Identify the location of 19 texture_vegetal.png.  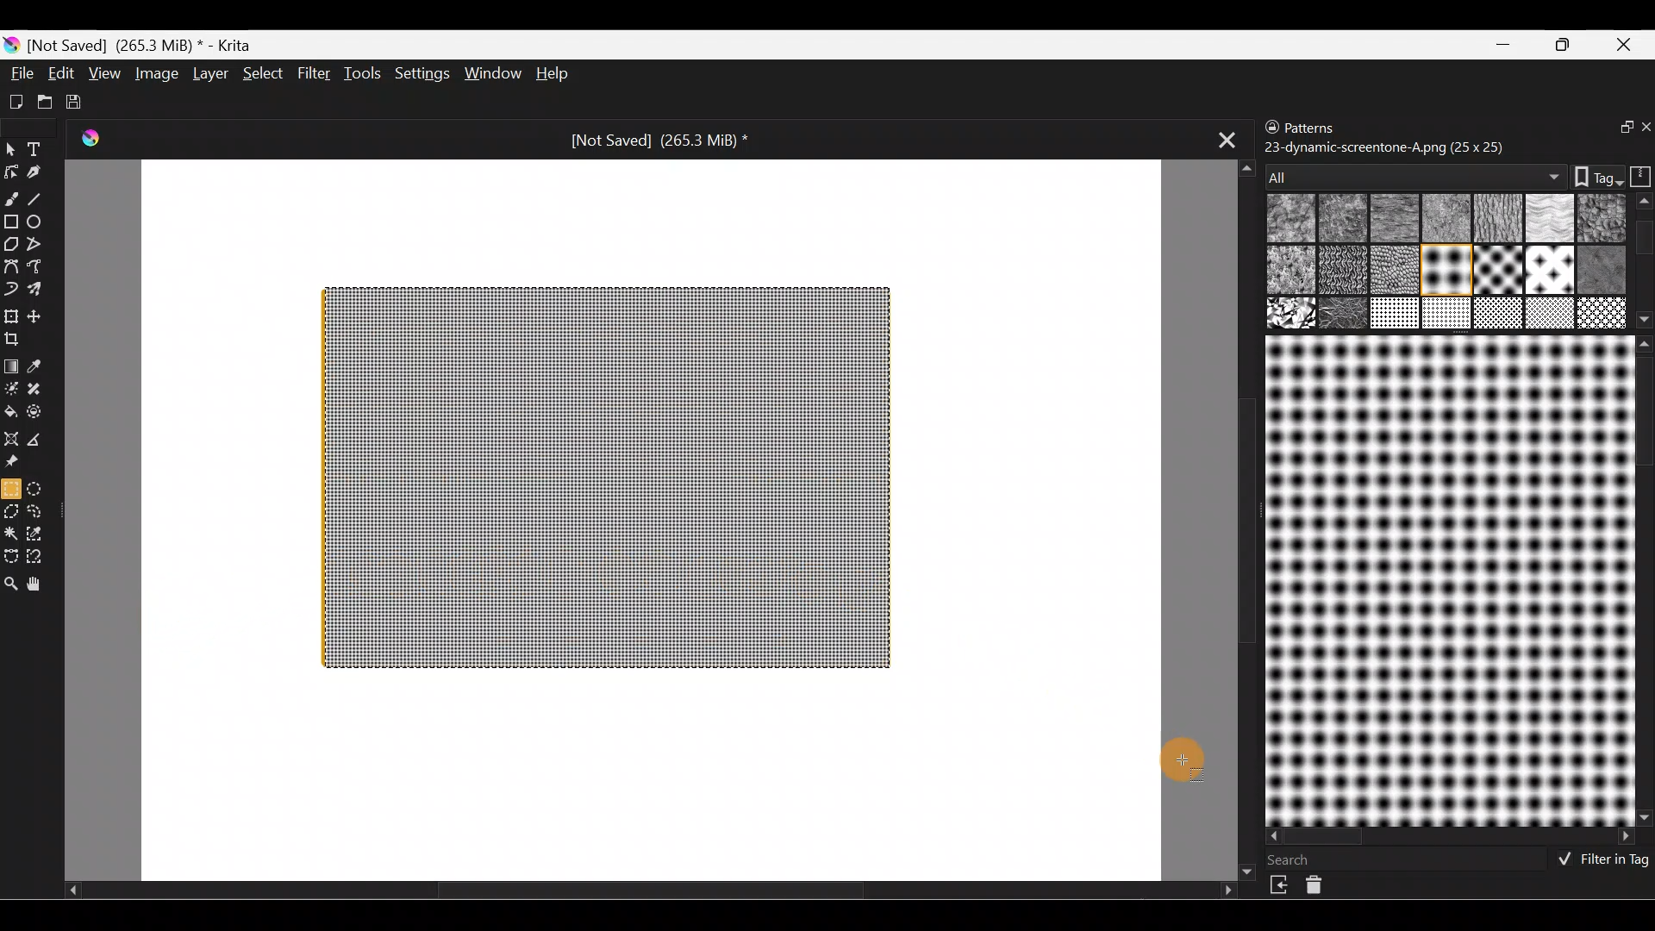
(1603, 316).